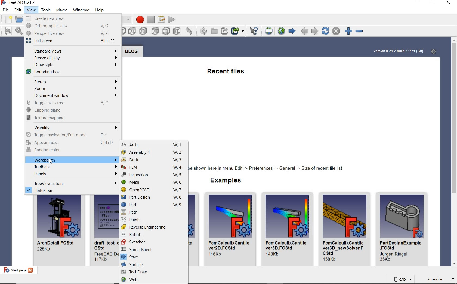  What do you see at coordinates (224, 30) in the screenshot?
I see `MAKE LINK` at bounding box center [224, 30].